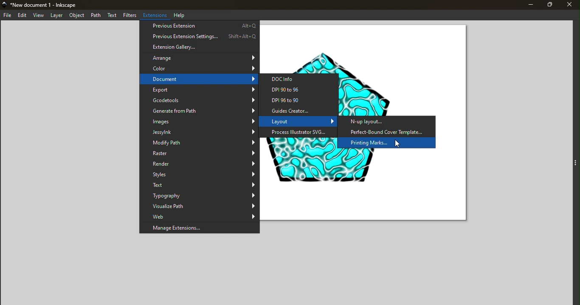 This screenshot has width=580, height=305. Describe the element at coordinates (199, 25) in the screenshot. I see `Previous Extension` at that location.